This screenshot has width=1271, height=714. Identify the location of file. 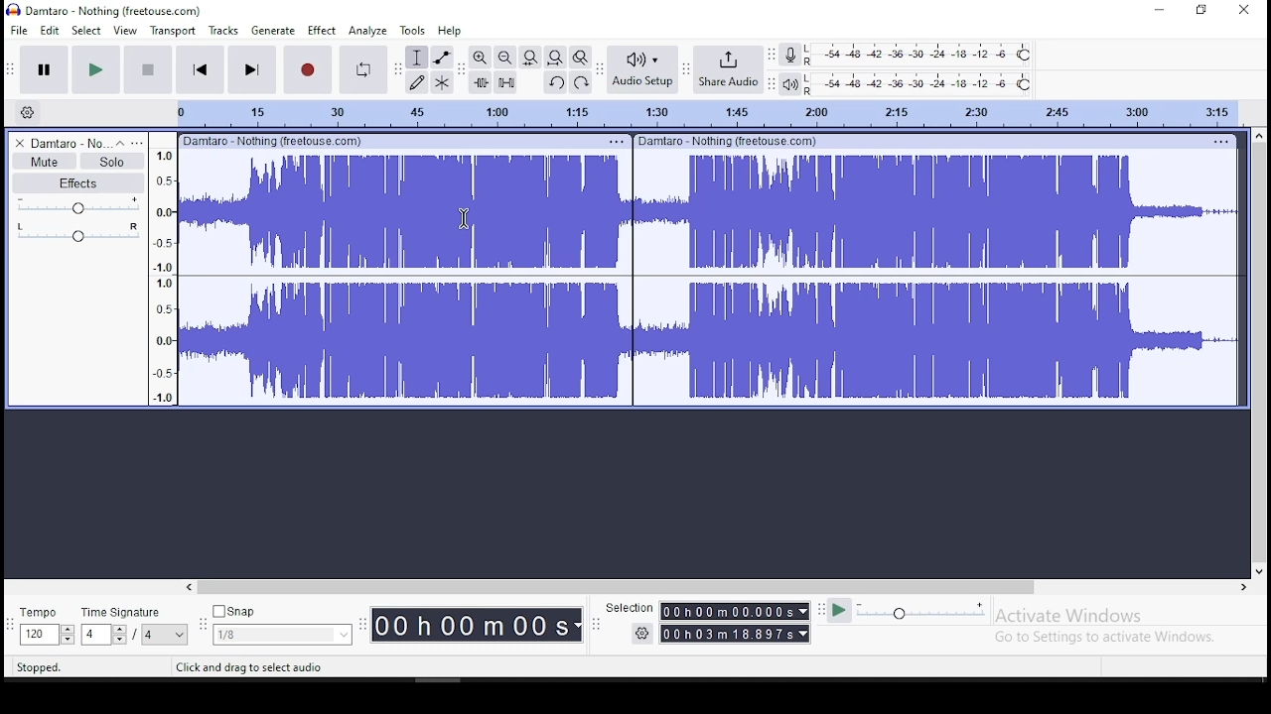
(18, 29).